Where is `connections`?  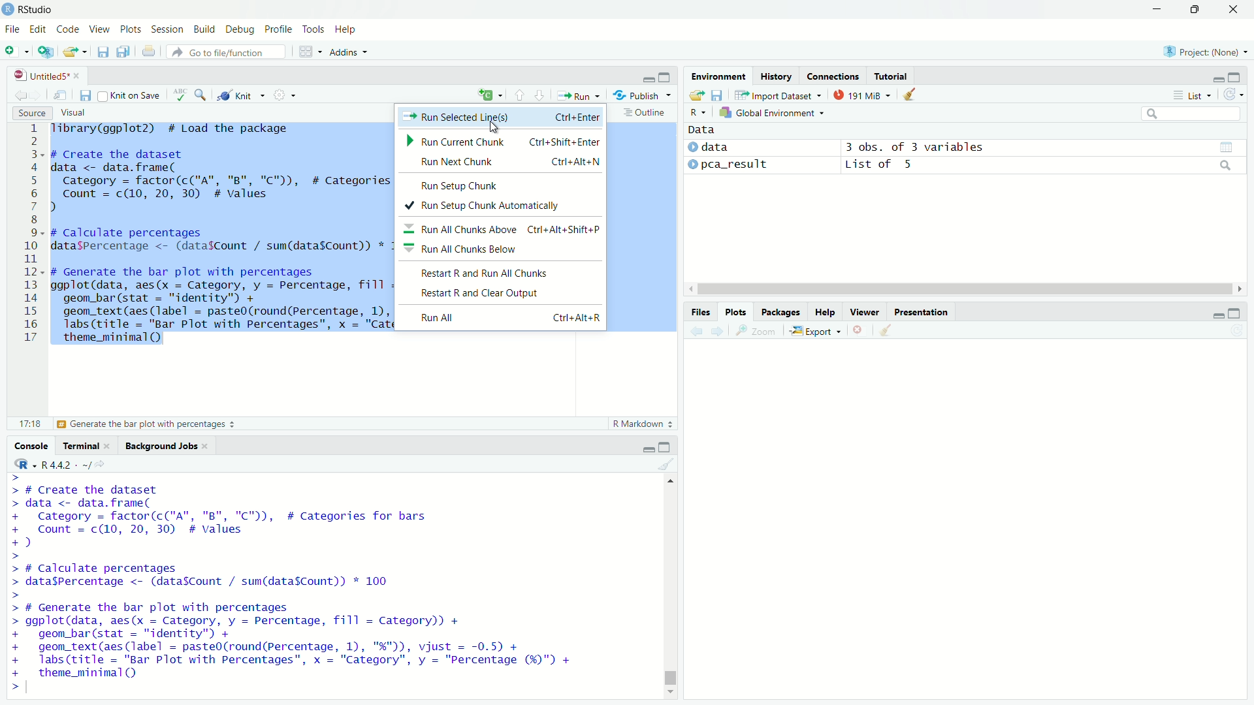 connections is located at coordinates (833, 76).